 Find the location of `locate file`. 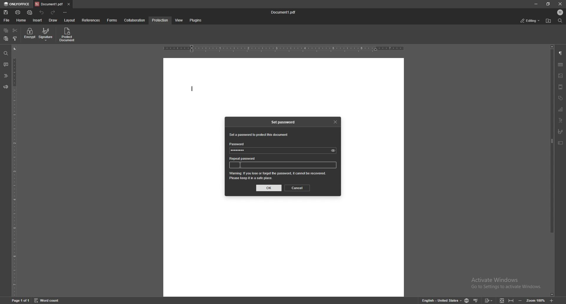

locate file is located at coordinates (549, 21).